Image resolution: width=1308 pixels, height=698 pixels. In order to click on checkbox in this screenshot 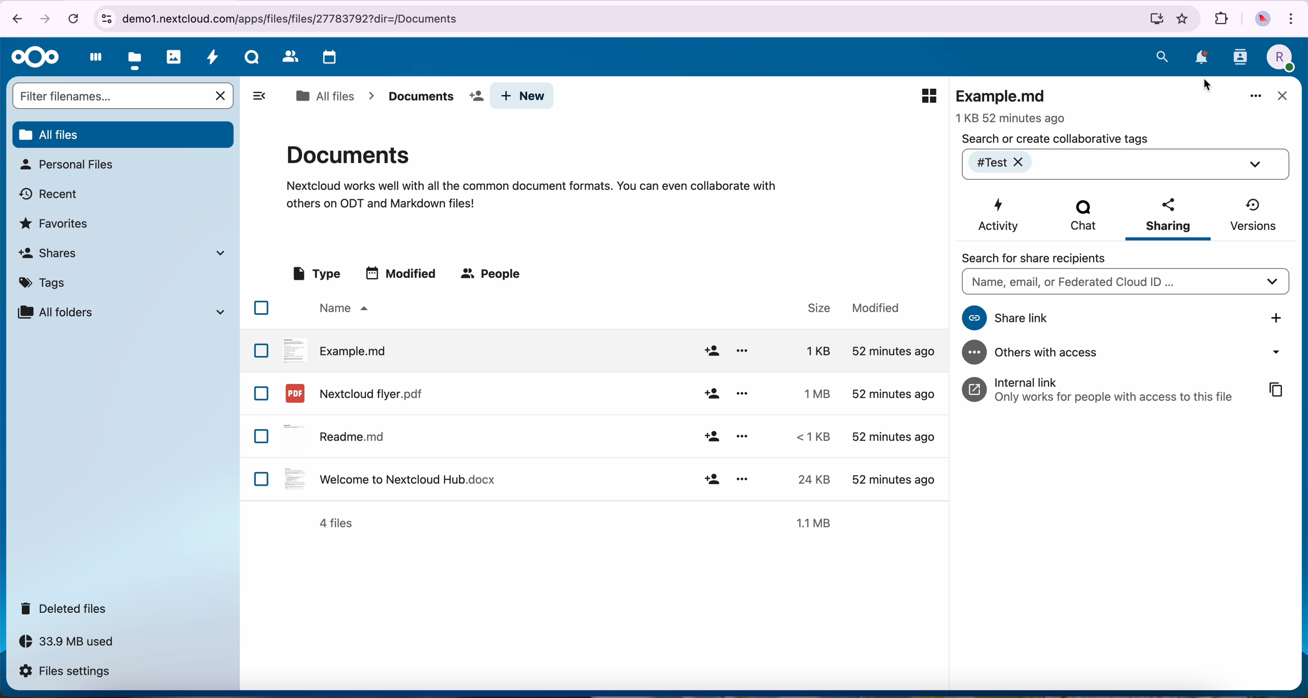, I will do `click(261, 308)`.